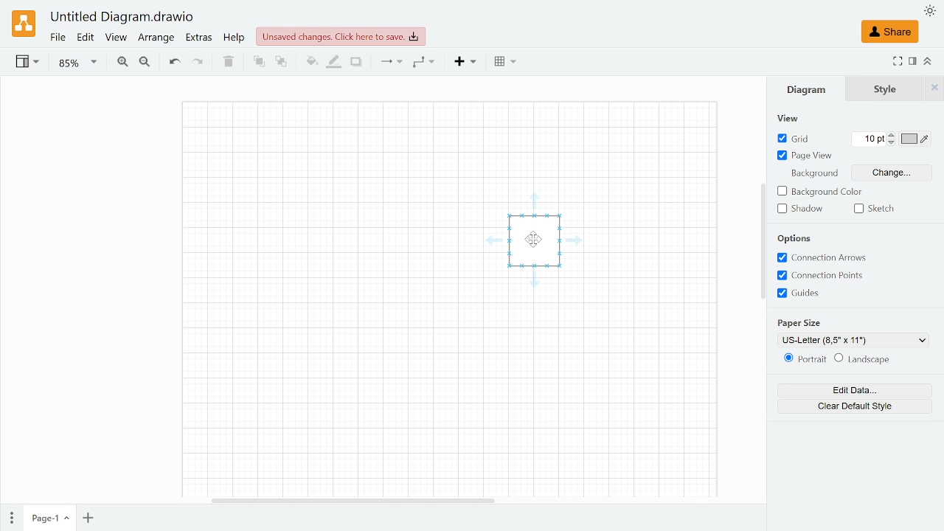 This screenshot has height=531, width=944. What do you see at coordinates (897, 63) in the screenshot?
I see `Fullscreen` at bounding box center [897, 63].